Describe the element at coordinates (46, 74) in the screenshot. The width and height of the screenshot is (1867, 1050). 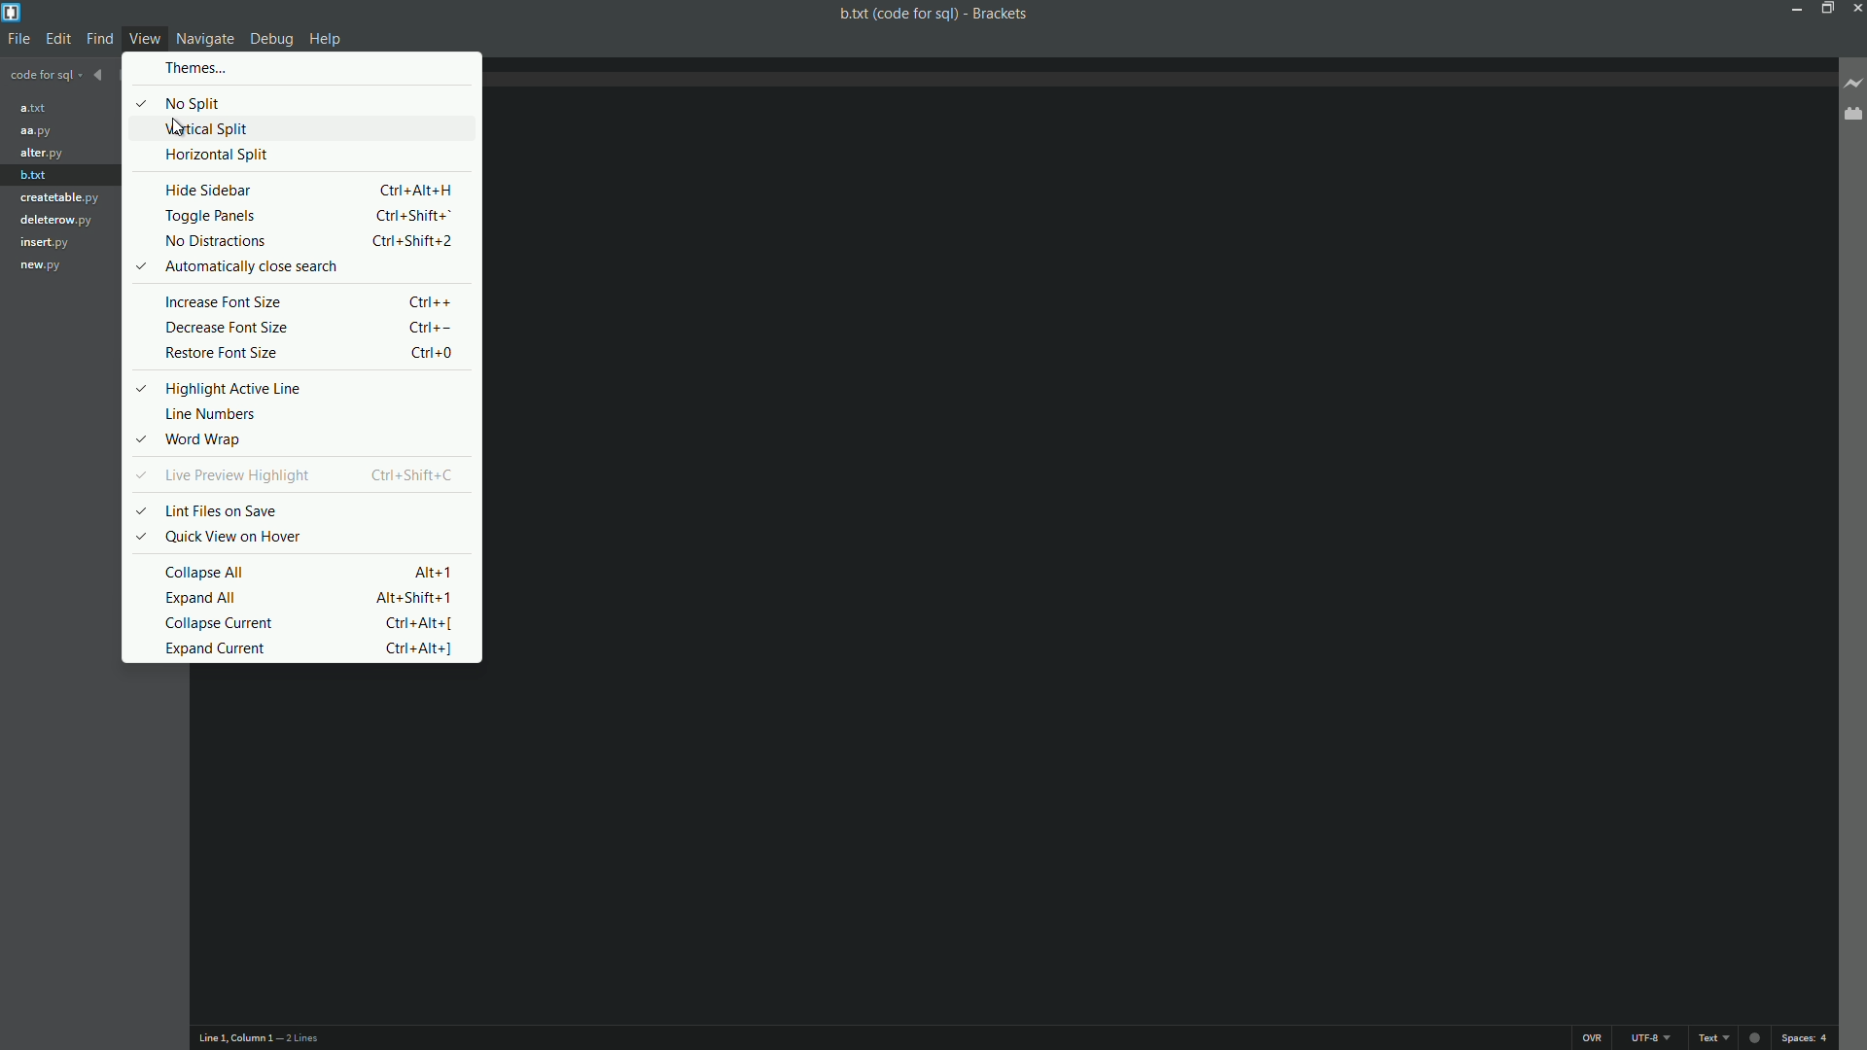
I see `Project name` at that location.